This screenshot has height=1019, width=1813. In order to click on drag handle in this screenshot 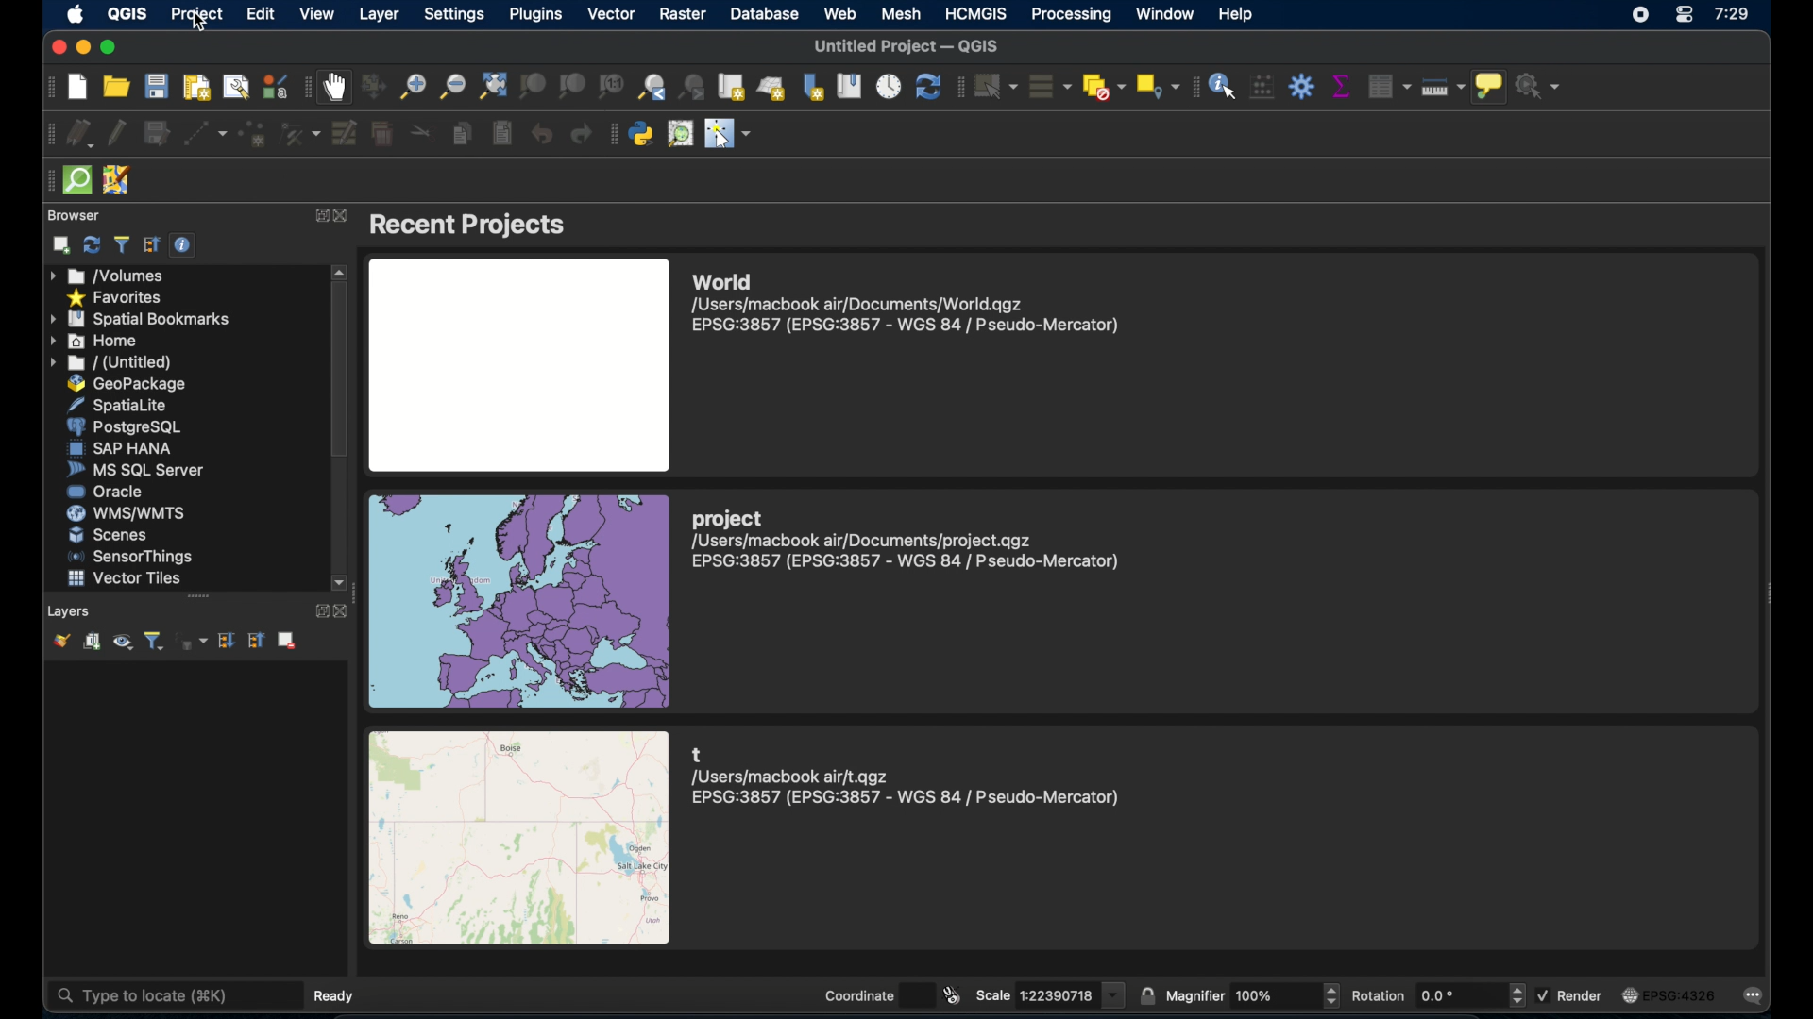, I will do `click(47, 181)`.